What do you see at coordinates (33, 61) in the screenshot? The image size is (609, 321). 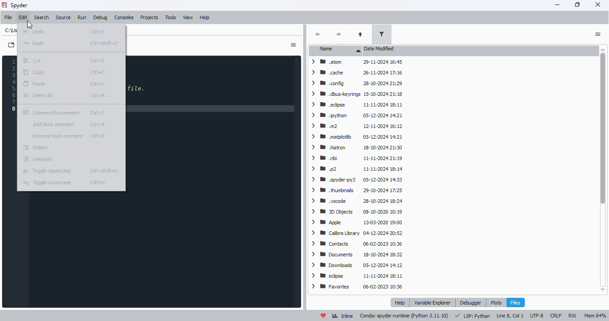 I see `cut` at bounding box center [33, 61].